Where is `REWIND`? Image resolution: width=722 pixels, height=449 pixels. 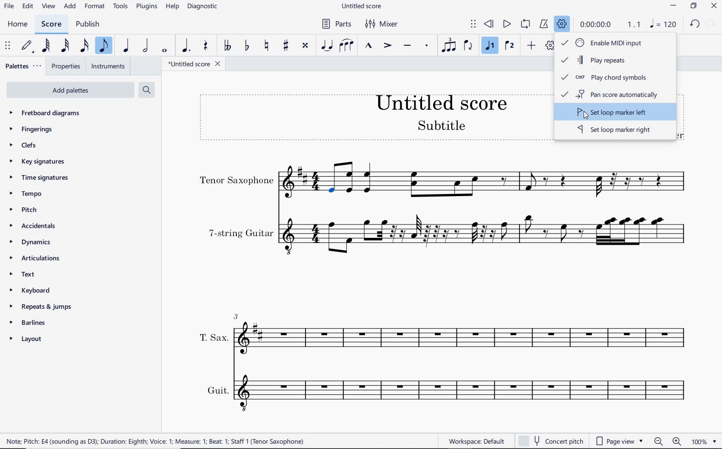
REWIND is located at coordinates (490, 23).